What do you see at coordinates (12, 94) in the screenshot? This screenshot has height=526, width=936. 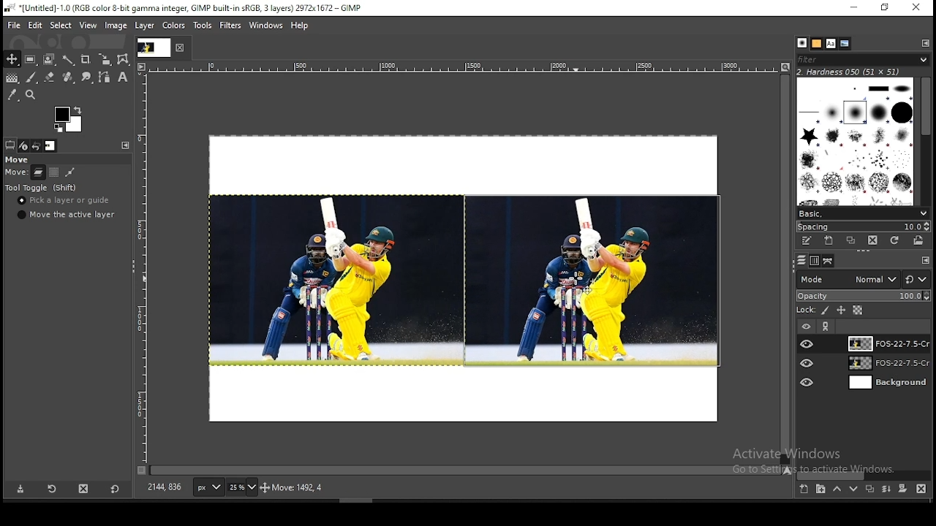 I see `color picker tool` at bounding box center [12, 94].